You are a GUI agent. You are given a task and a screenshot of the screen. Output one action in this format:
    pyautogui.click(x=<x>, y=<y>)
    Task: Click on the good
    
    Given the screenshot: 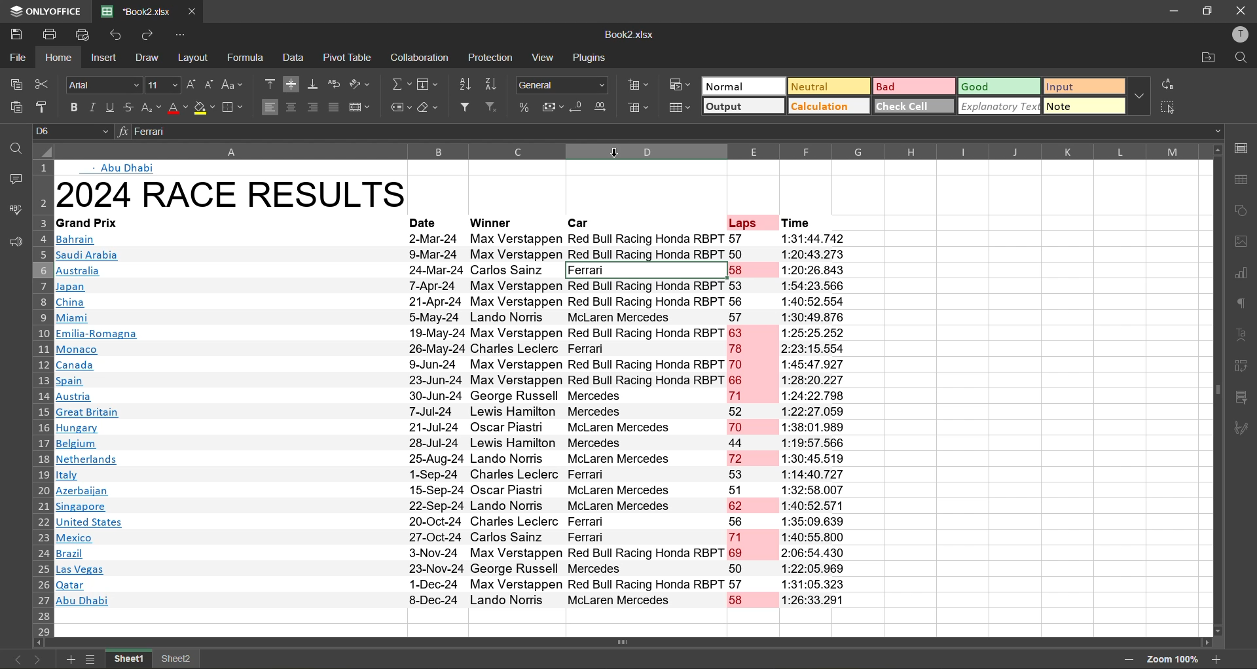 What is the action you would take?
    pyautogui.click(x=998, y=87)
    